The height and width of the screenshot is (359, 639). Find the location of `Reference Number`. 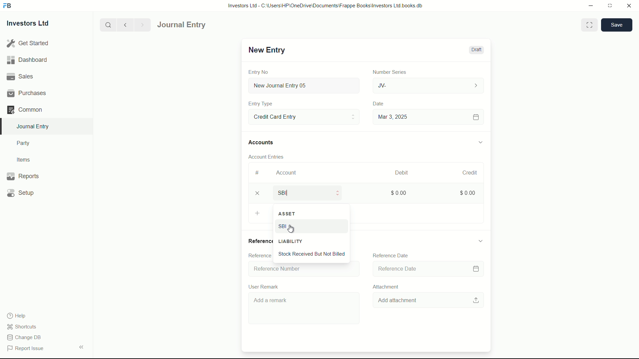

Reference Number is located at coordinates (302, 269).